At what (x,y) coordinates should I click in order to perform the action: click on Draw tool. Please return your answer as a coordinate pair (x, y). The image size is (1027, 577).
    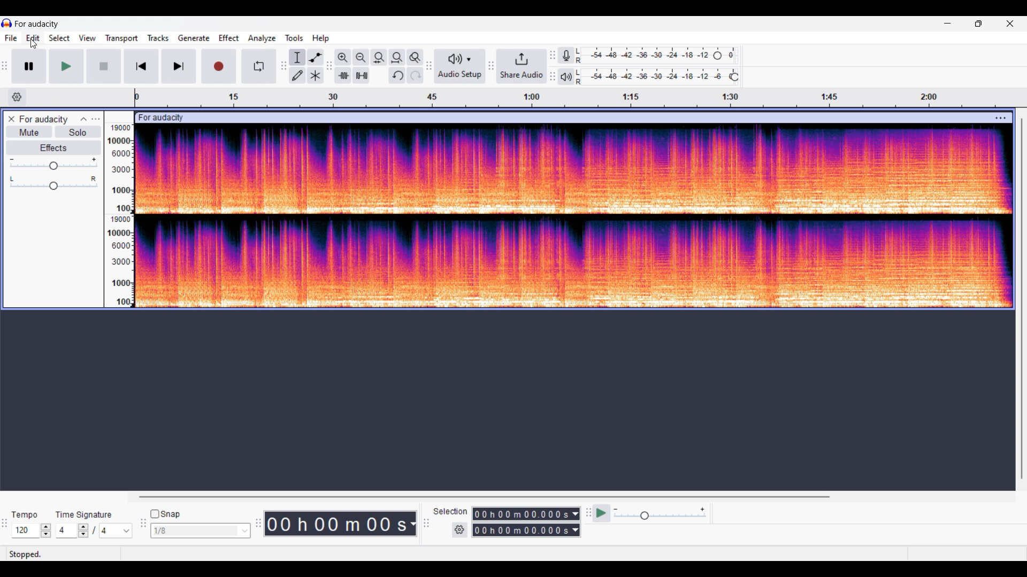
    Looking at the image, I should click on (297, 75).